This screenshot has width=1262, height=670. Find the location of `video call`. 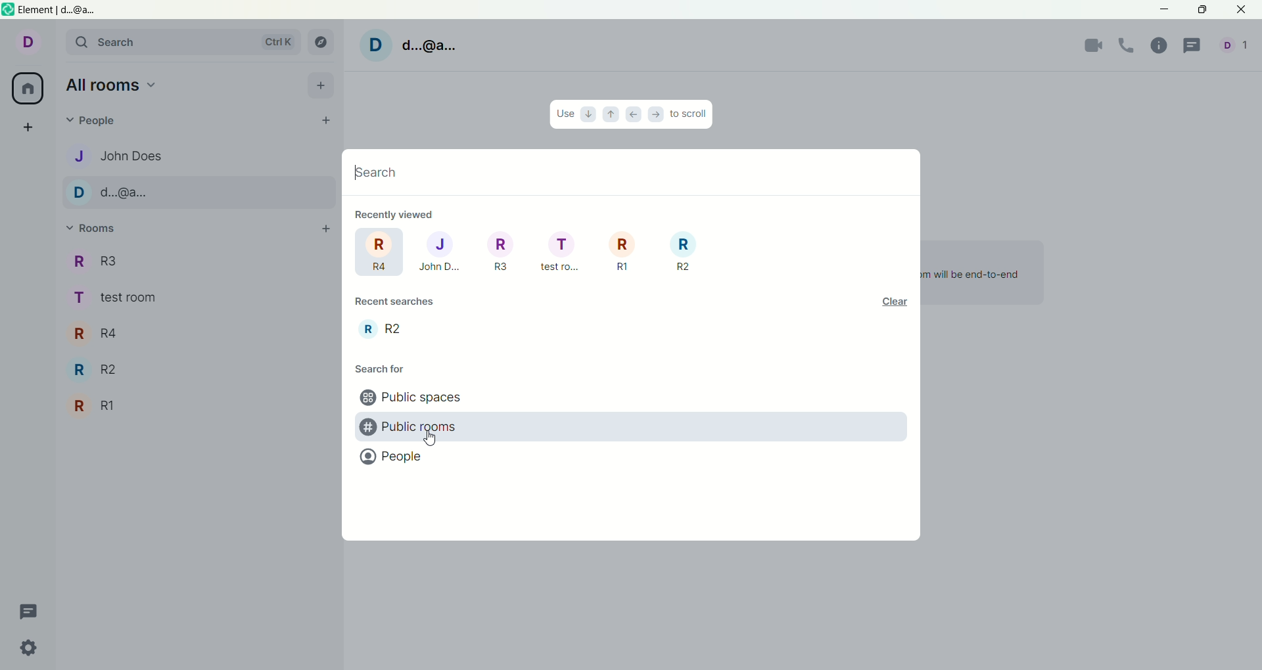

video call is located at coordinates (1089, 47).